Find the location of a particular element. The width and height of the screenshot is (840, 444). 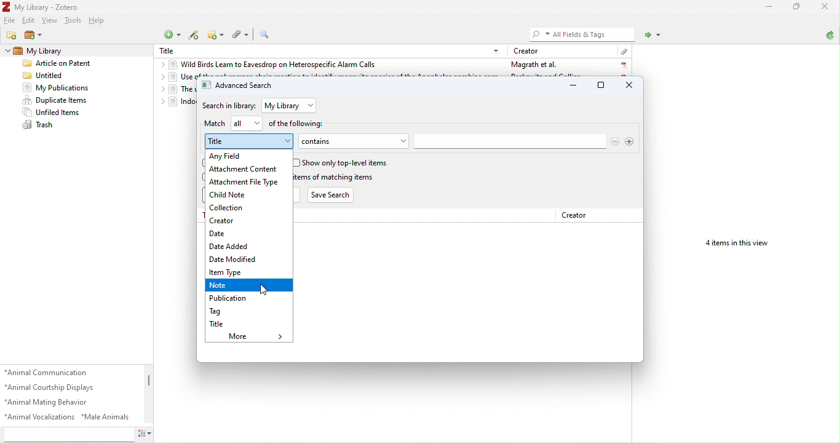

Title is located at coordinates (169, 50).